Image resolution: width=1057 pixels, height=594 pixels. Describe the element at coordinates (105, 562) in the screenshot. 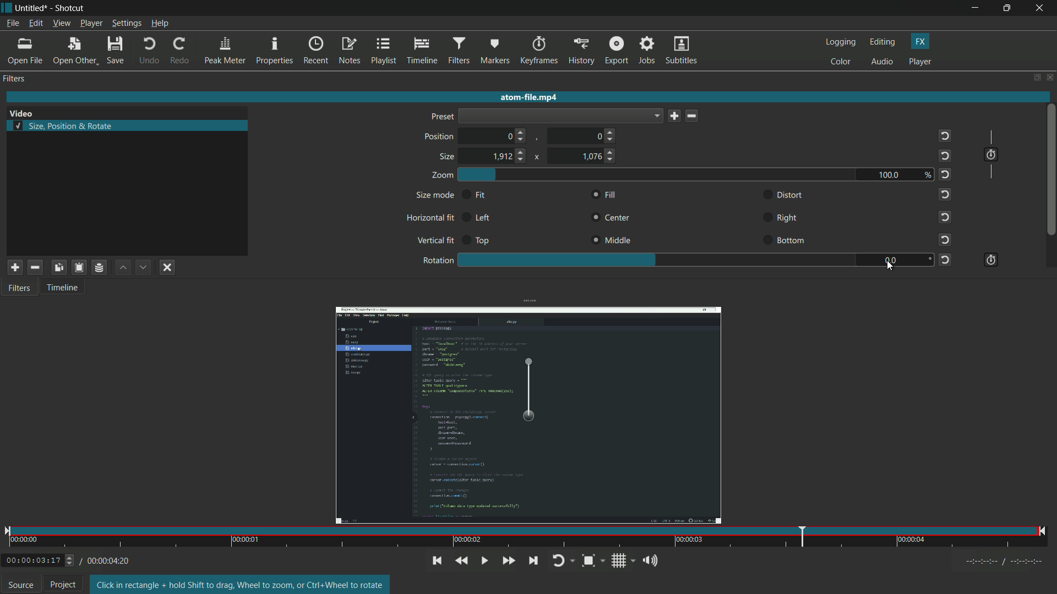

I see `00:00:04:20` at that location.